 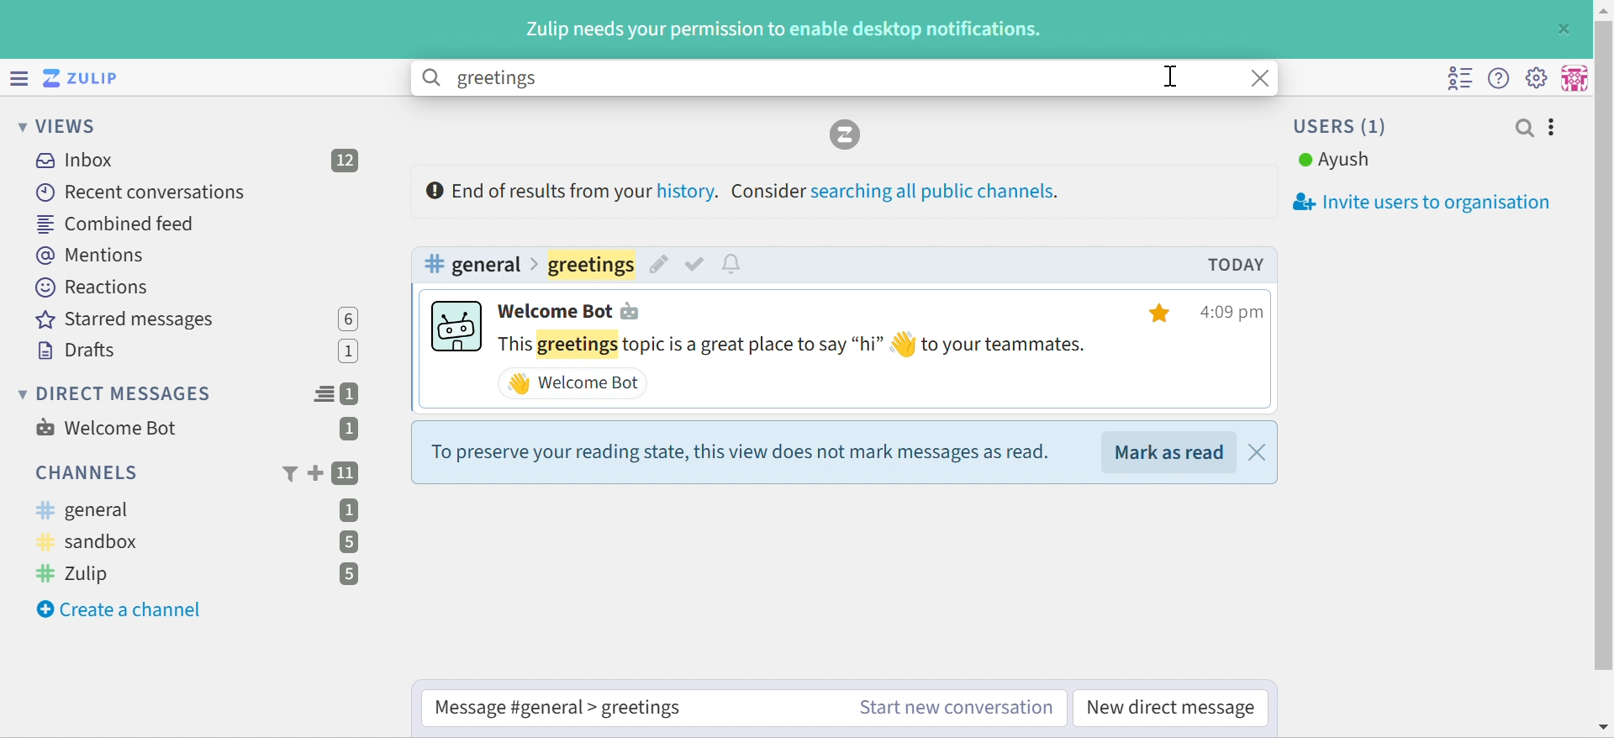 What do you see at coordinates (1342, 126) in the screenshot?
I see `USERS(1)` at bounding box center [1342, 126].